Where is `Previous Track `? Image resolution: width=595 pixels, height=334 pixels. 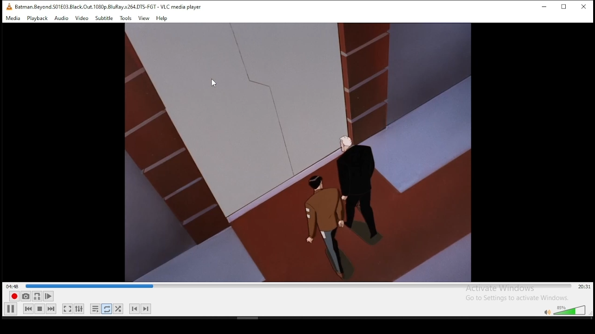 Previous Track  is located at coordinates (134, 308).